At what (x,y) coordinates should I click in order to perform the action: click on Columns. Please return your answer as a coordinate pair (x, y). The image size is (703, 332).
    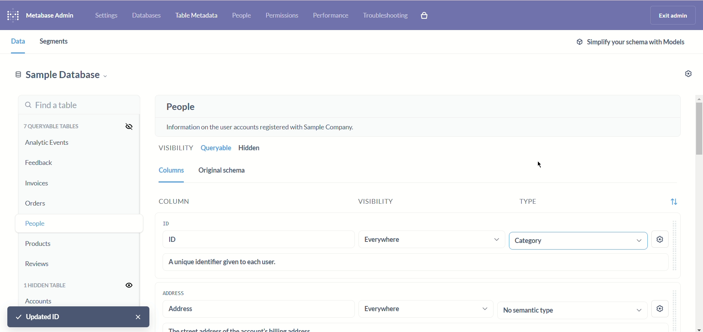
    Looking at the image, I should click on (170, 170).